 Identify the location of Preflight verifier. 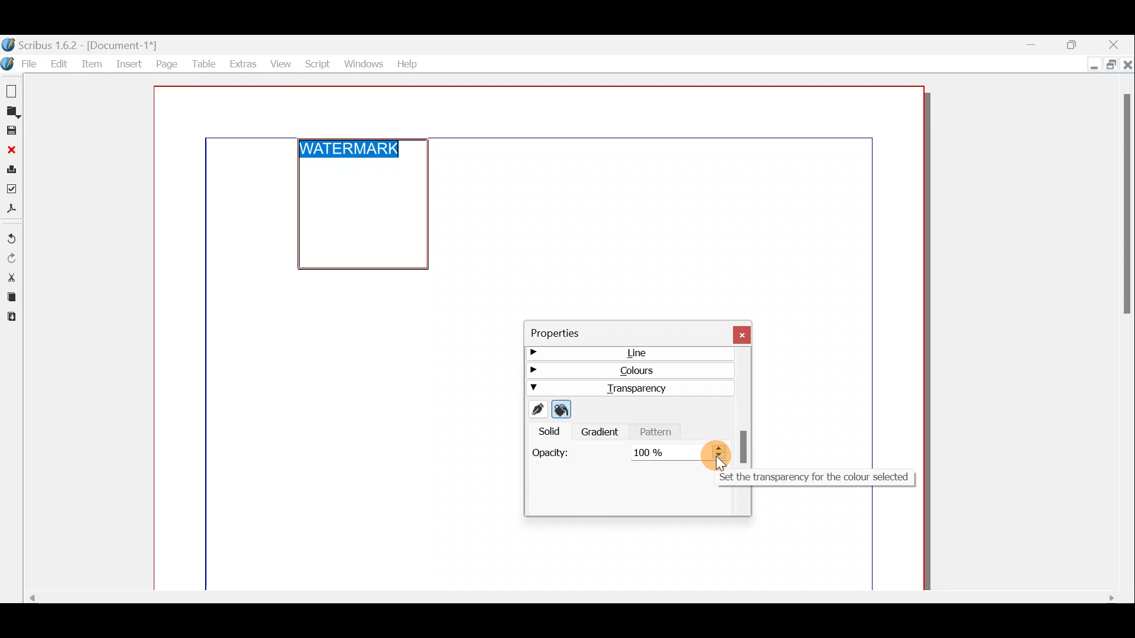
(12, 192).